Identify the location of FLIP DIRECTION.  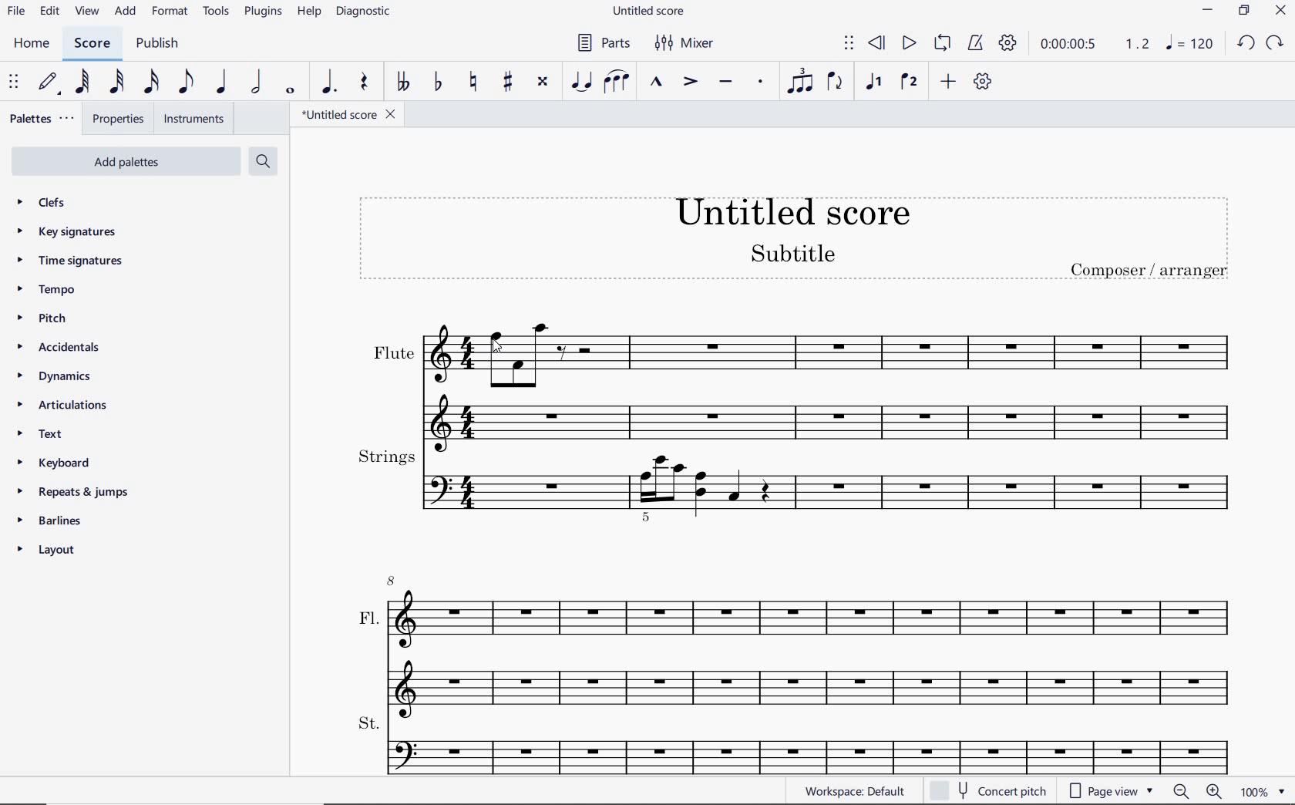
(834, 83).